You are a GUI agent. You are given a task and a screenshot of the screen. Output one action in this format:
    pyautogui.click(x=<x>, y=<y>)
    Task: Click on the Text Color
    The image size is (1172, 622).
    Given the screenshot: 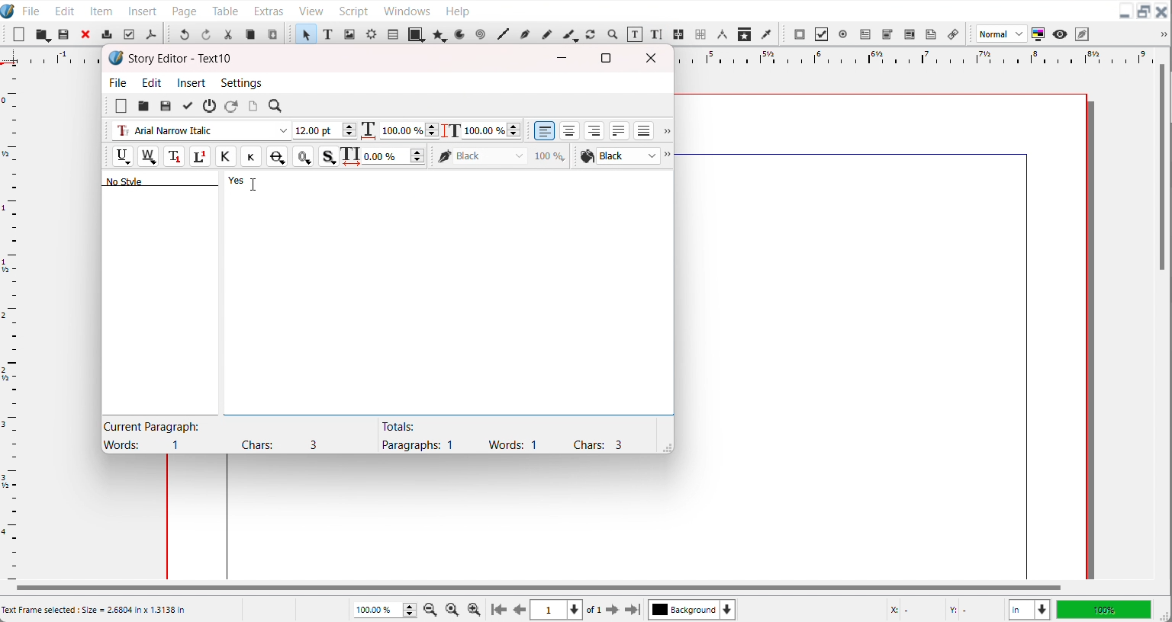 What is the action you would take?
    pyautogui.click(x=619, y=156)
    